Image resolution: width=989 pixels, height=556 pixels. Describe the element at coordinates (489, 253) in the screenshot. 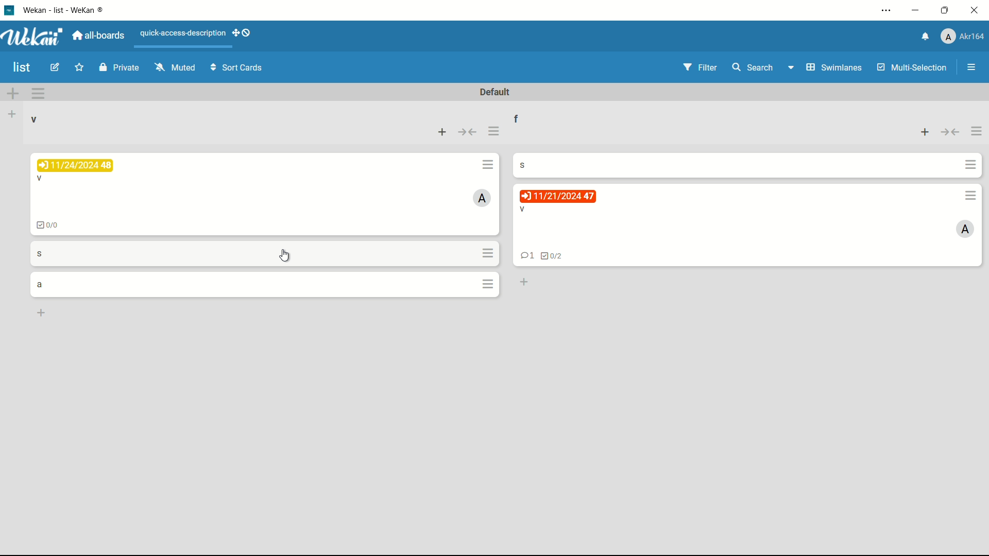

I see `card actions` at that location.